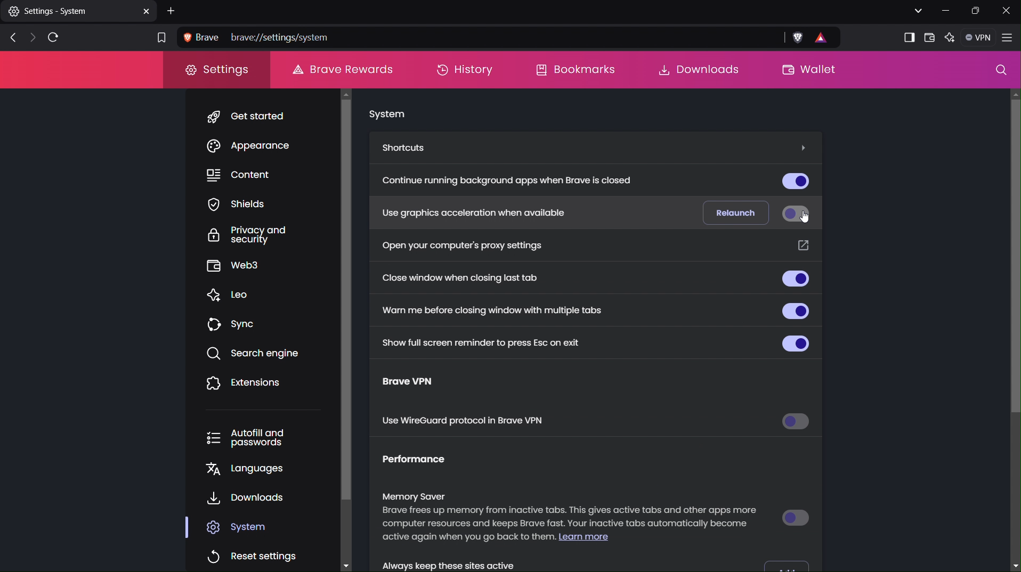 The image size is (1021, 572). Describe the element at coordinates (237, 325) in the screenshot. I see `Sync` at that location.